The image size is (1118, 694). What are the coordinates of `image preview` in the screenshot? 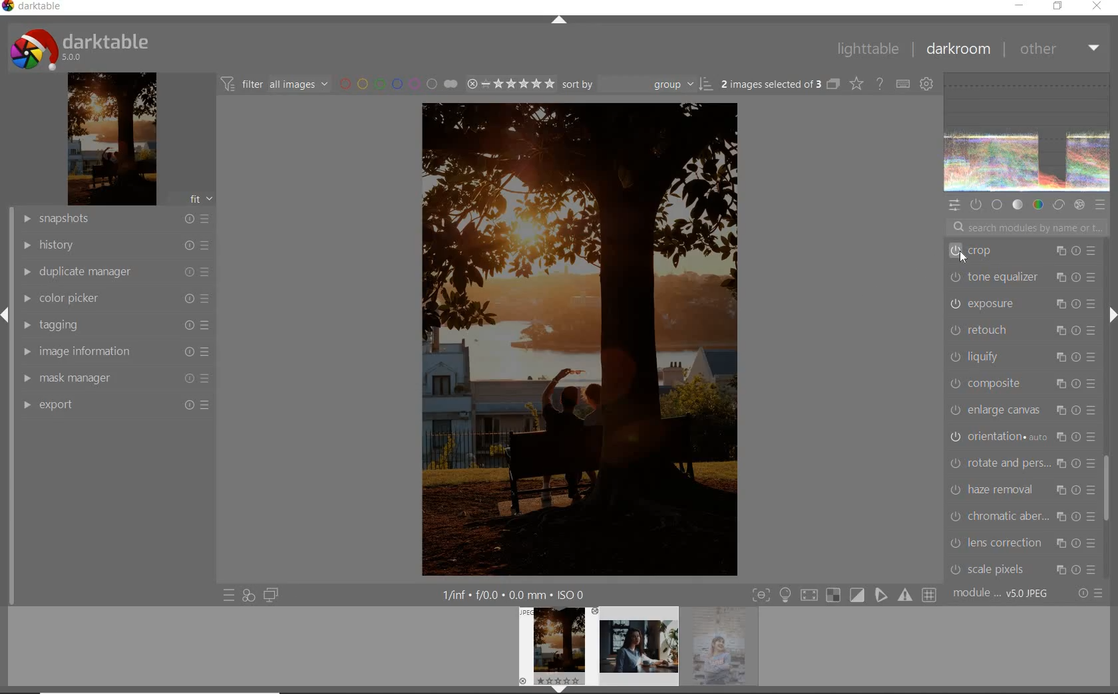 It's located at (554, 644).